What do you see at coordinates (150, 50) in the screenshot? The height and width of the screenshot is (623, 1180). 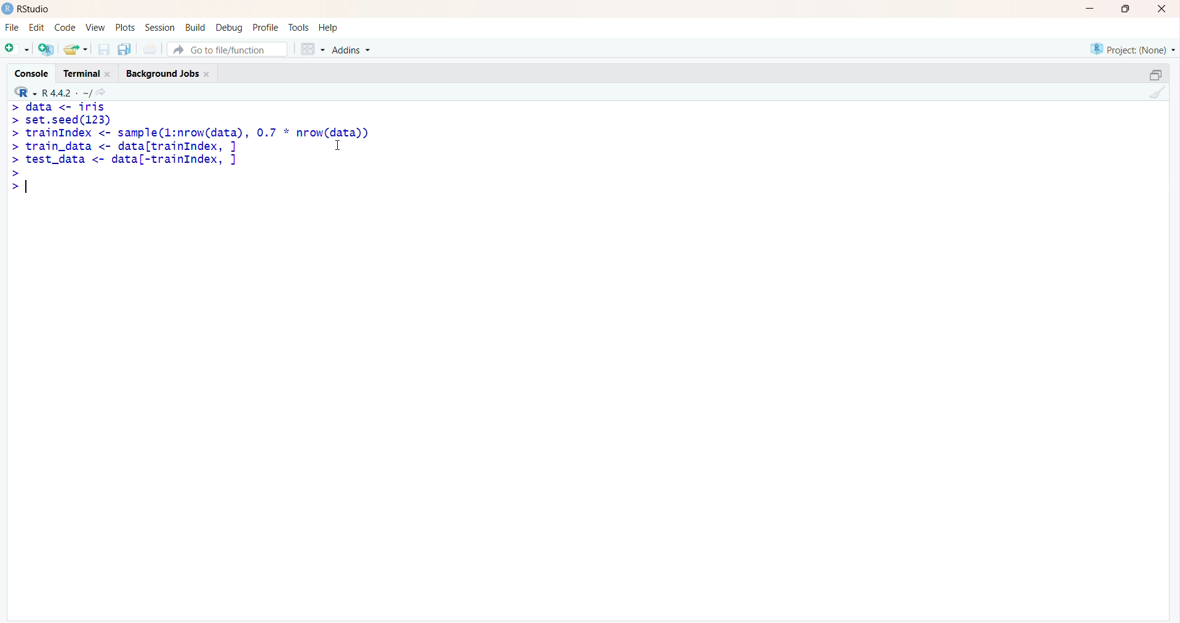 I see `Print the current file` at bounding box center [150, 50].